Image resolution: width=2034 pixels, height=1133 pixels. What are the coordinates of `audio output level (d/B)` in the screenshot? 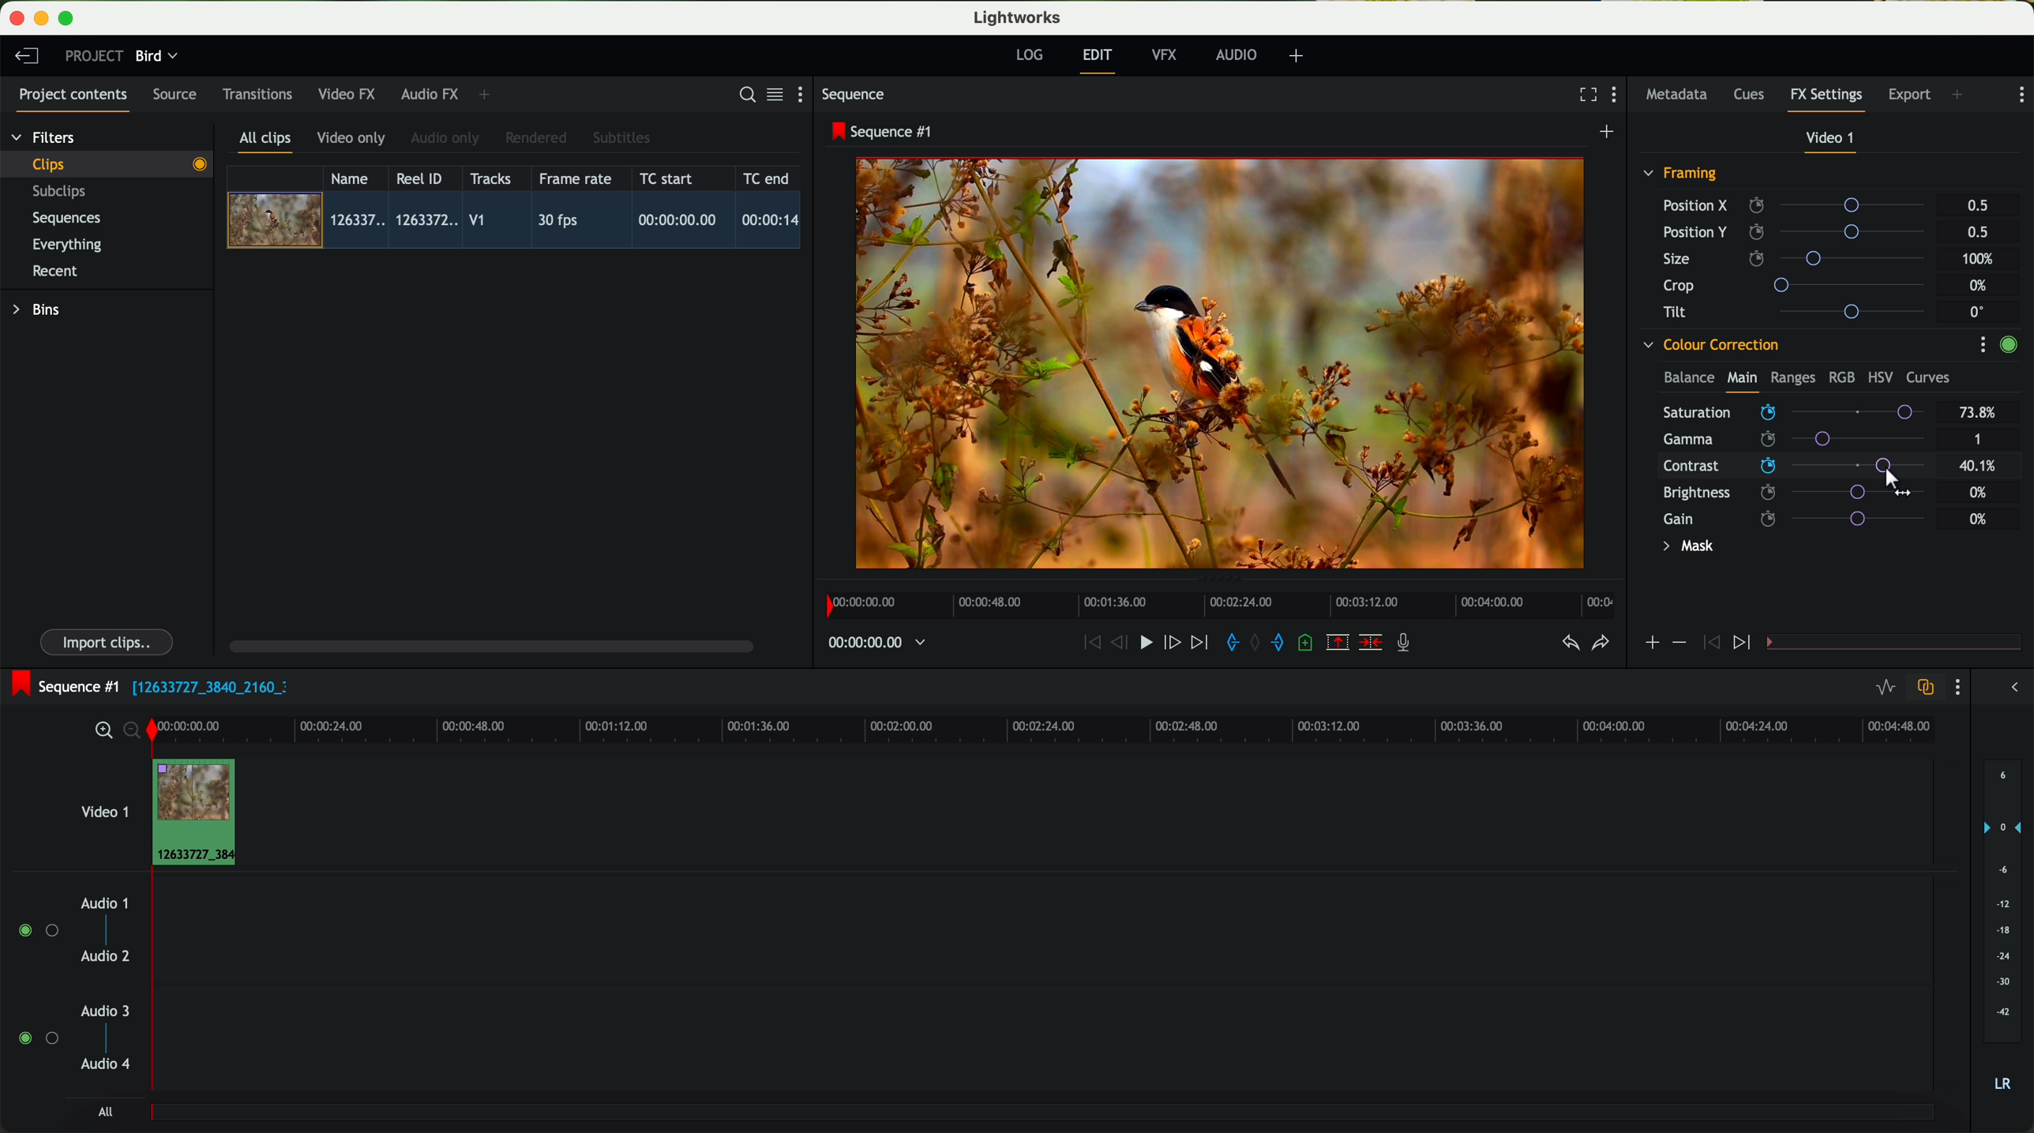 It's located at (2003, 931).